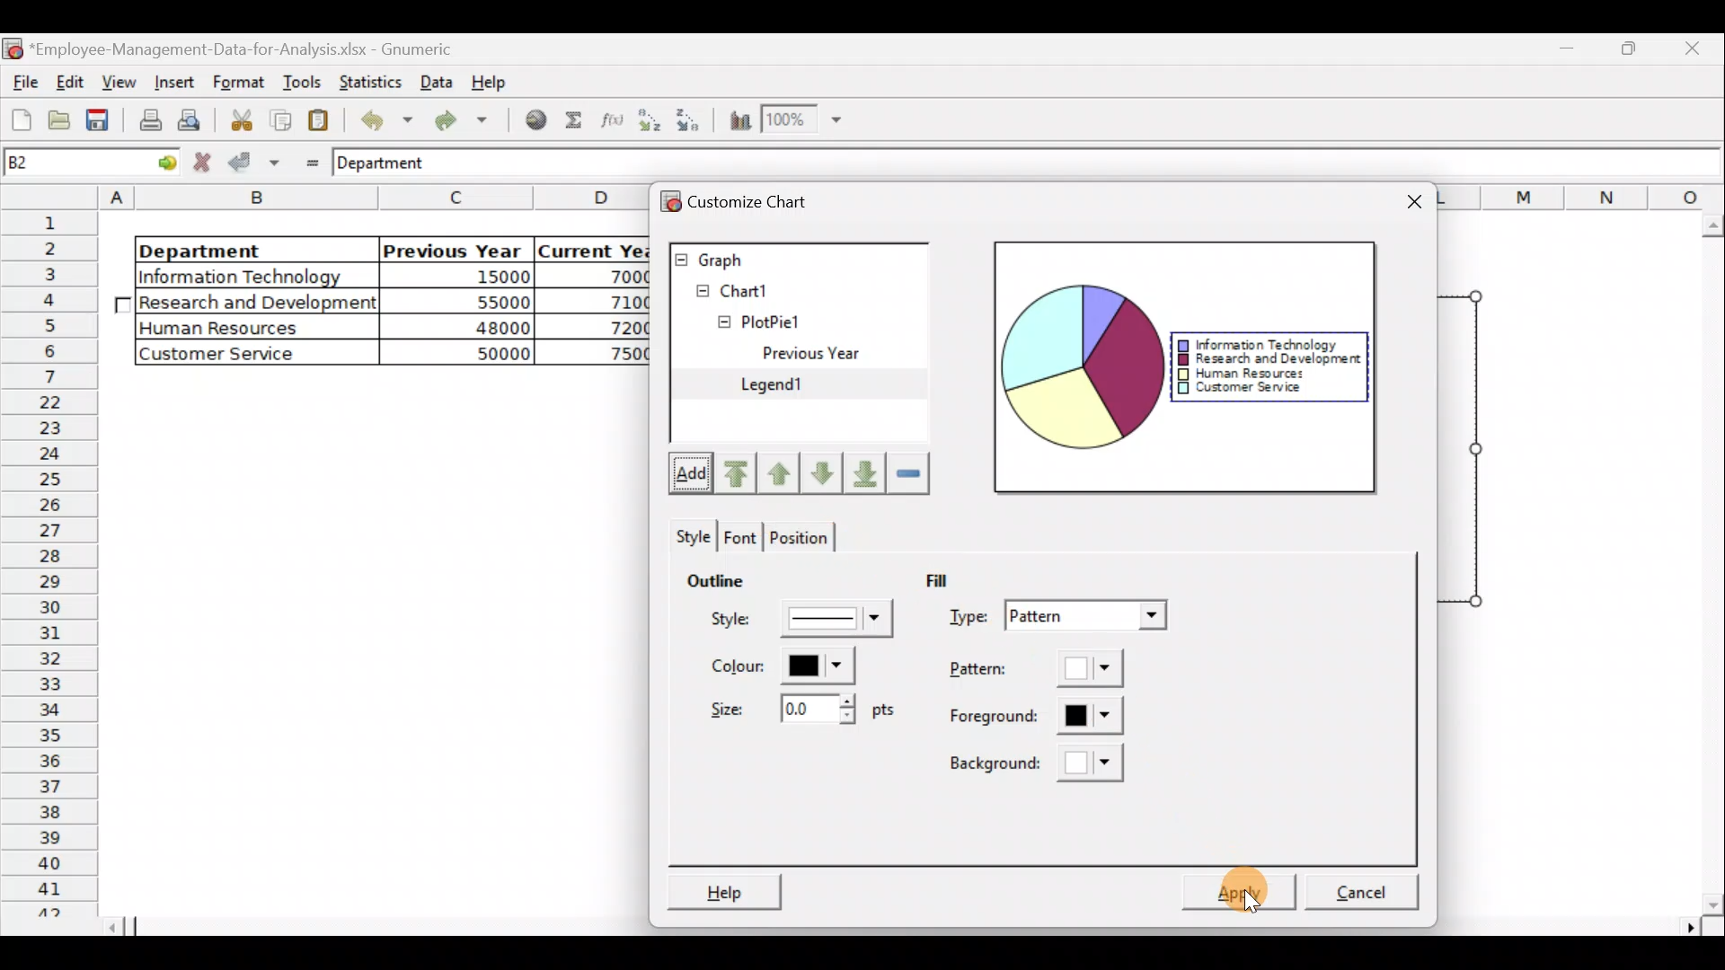  What do you see at coordinates (471, 279) in the screenshot?
I see `15000` at bounding box center [471, 279].